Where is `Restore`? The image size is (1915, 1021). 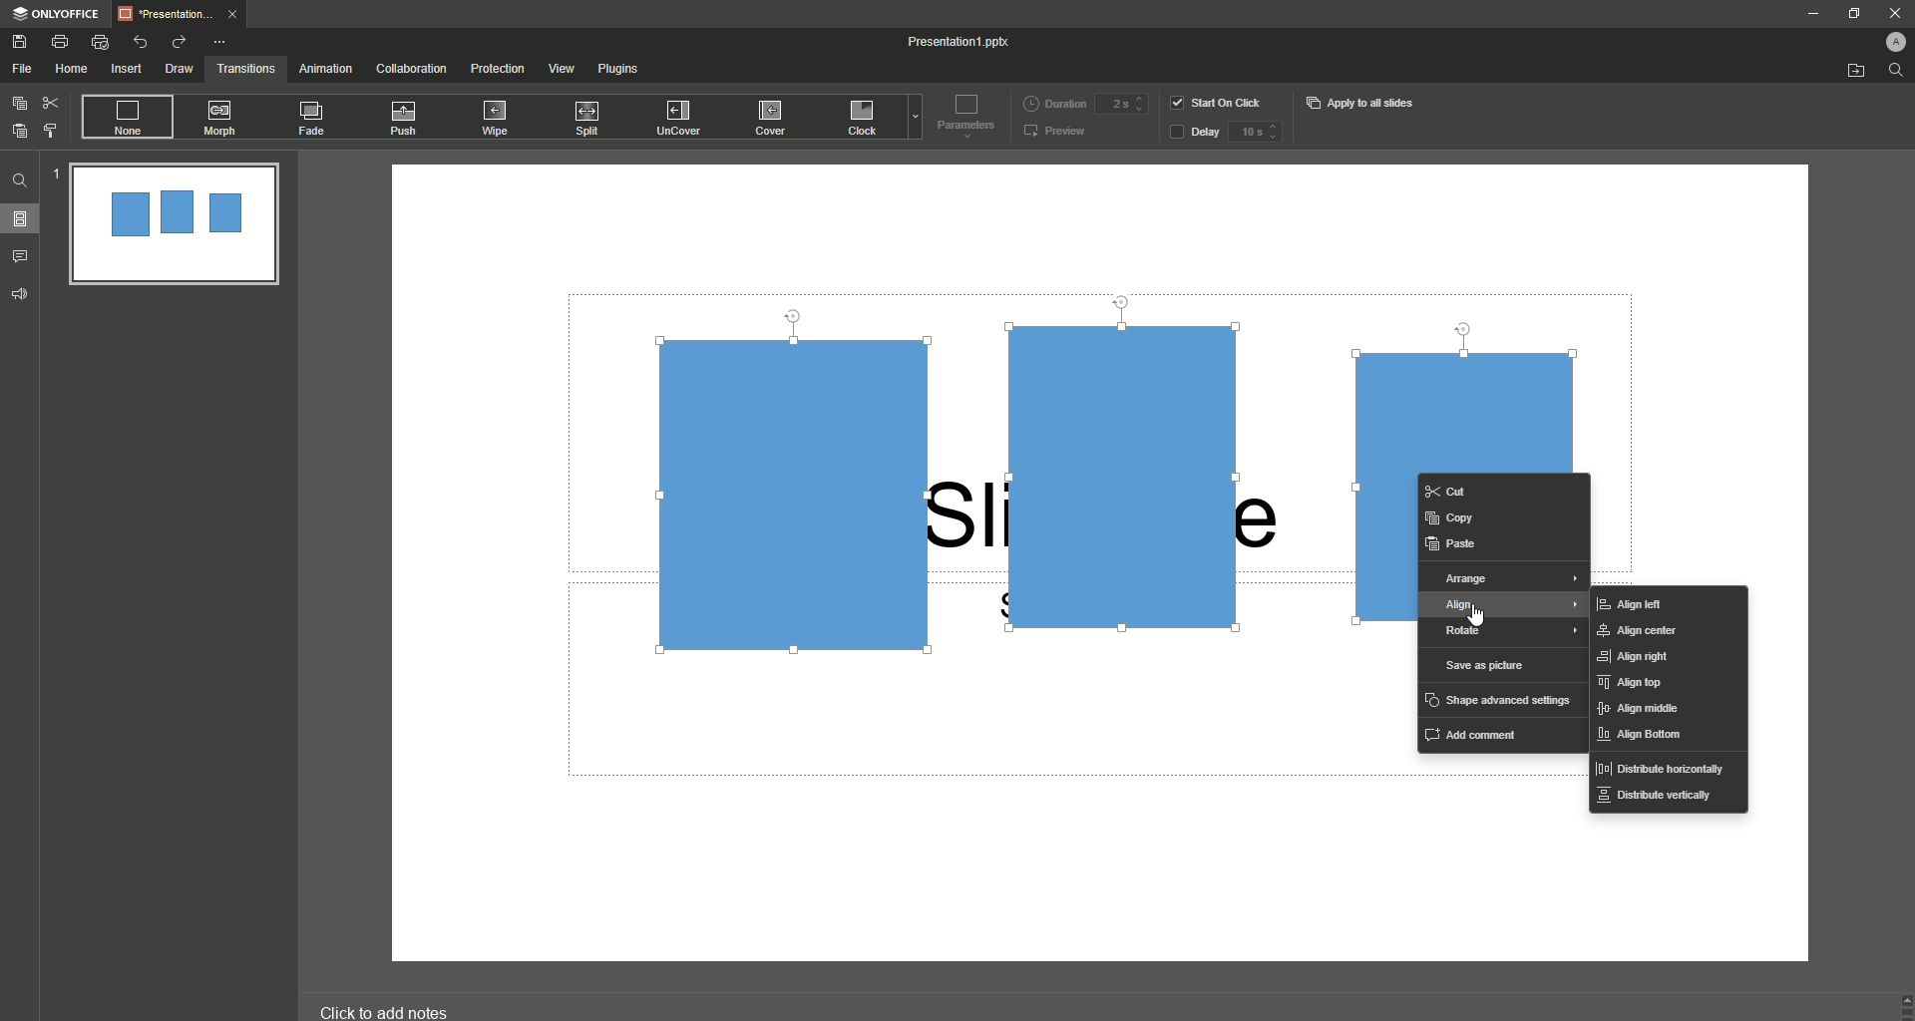
Restore is located at coordinates (1849, 14).